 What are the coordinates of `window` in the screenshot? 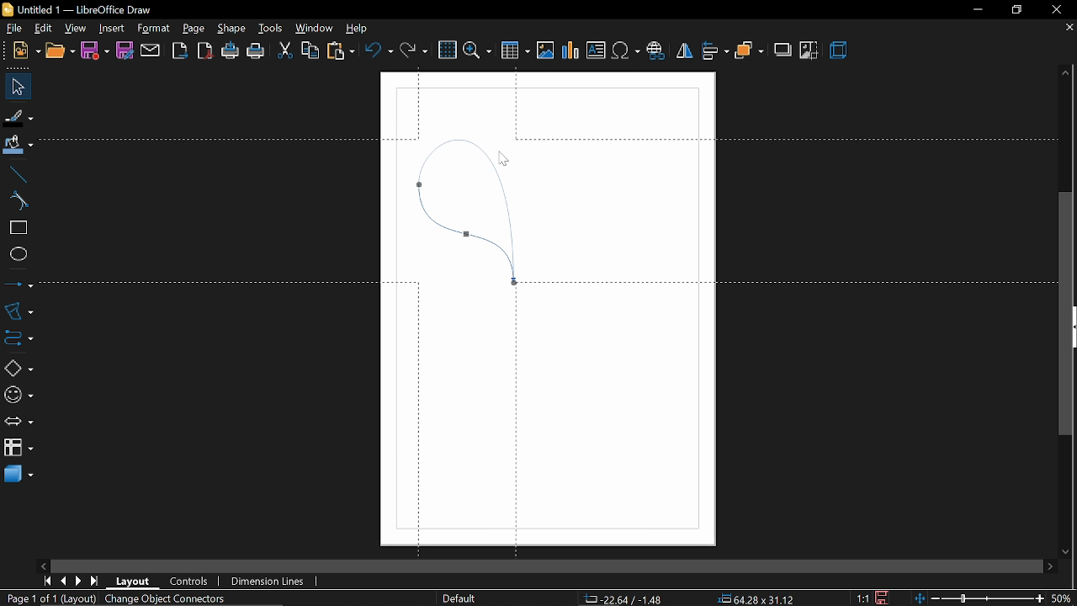 It's located at (312, 29).